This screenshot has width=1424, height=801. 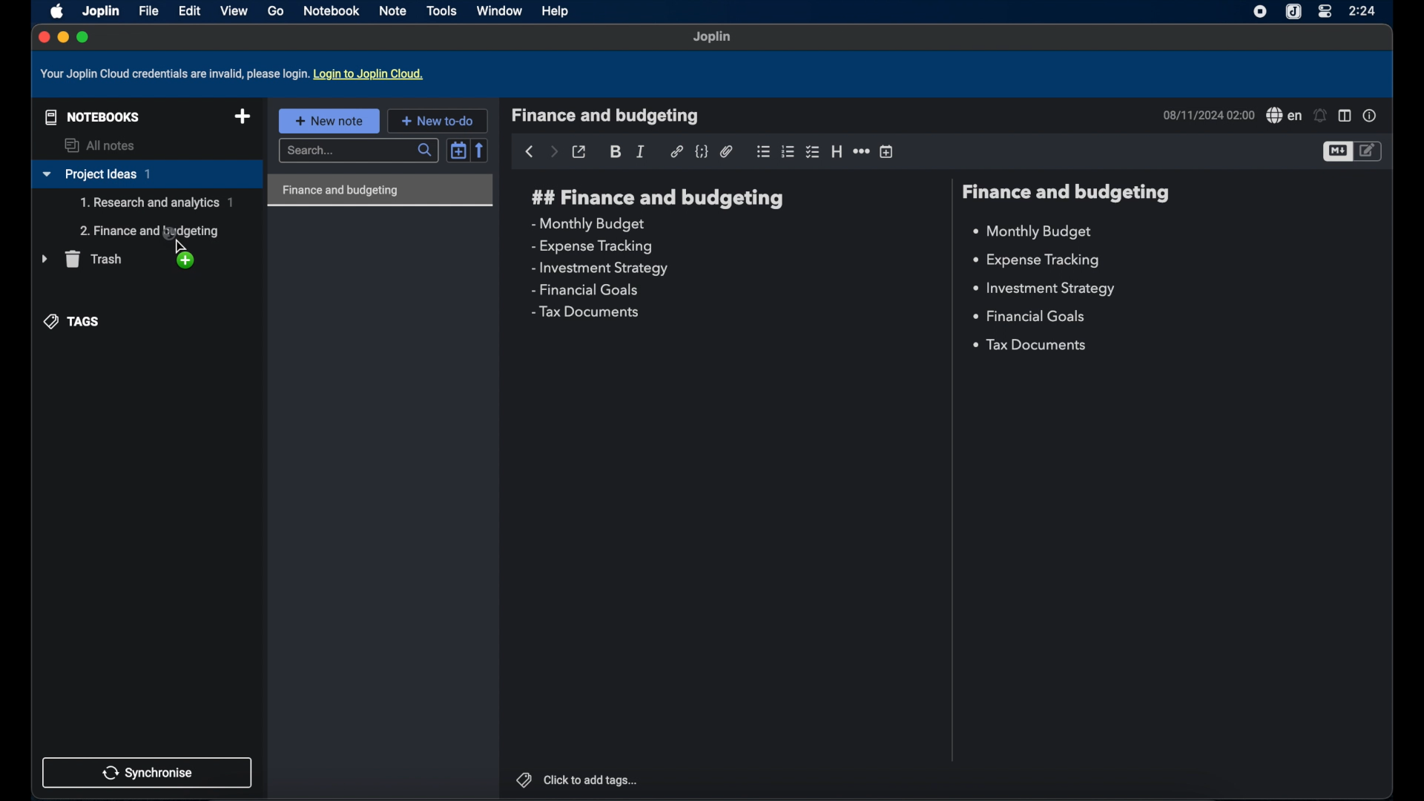 I want to click on tags, so click(x=73, y=320).